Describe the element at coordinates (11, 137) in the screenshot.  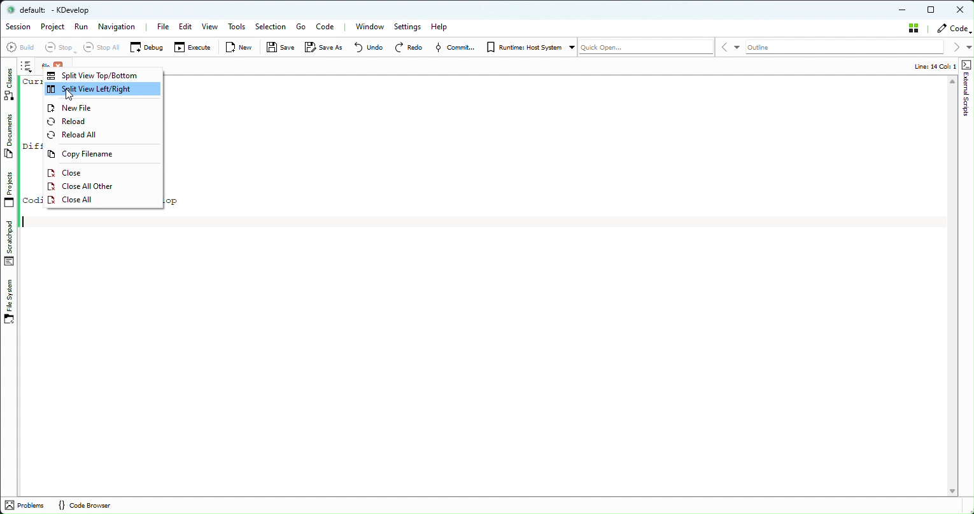
I see `Documents` at that location.